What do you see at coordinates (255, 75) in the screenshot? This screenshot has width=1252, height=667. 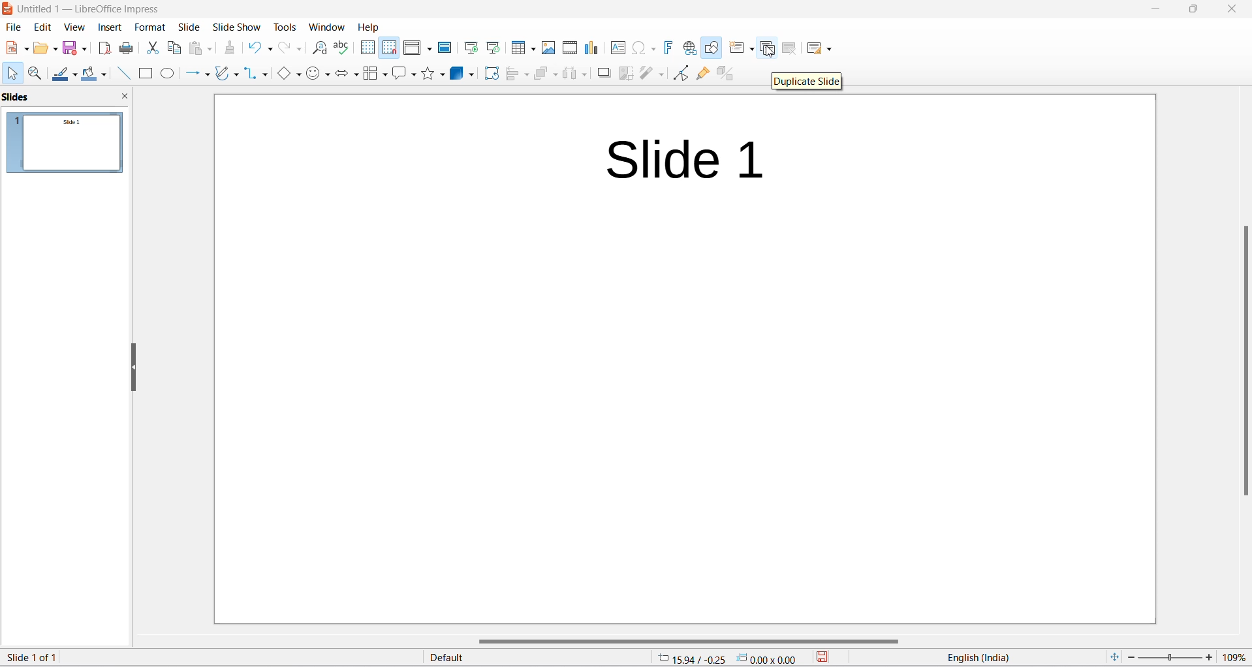 I see `Connectors` at bounding box center [255, 75].